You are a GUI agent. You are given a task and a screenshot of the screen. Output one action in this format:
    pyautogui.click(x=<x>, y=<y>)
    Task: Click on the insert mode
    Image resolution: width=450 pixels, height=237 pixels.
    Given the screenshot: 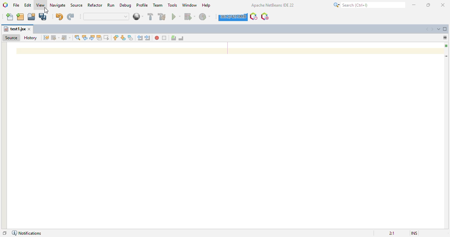 What is the action you would take?
    pyautogui.click(x=414, y=233)
    